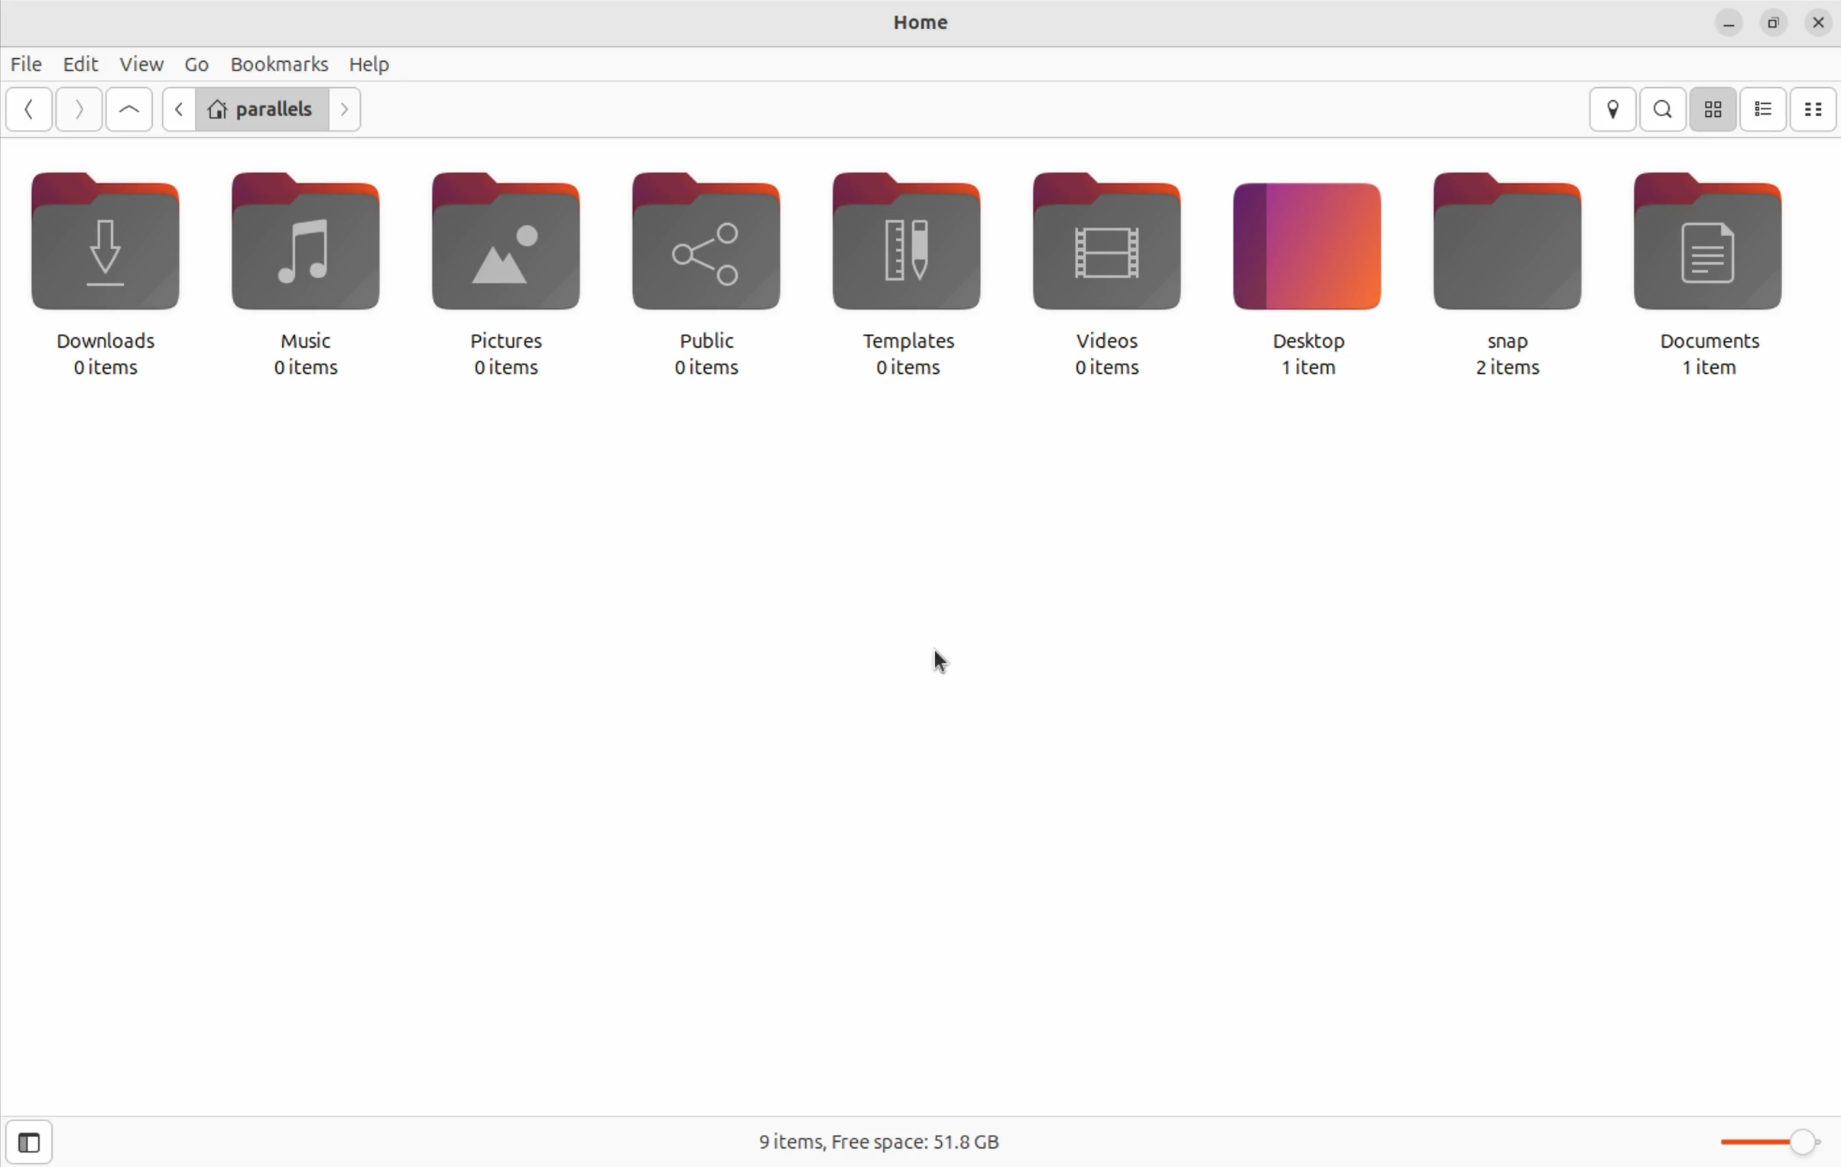  What do you see at coordinates (508, 367) in the screenshot?
I see `0 items` at bounding box center [508, 367].